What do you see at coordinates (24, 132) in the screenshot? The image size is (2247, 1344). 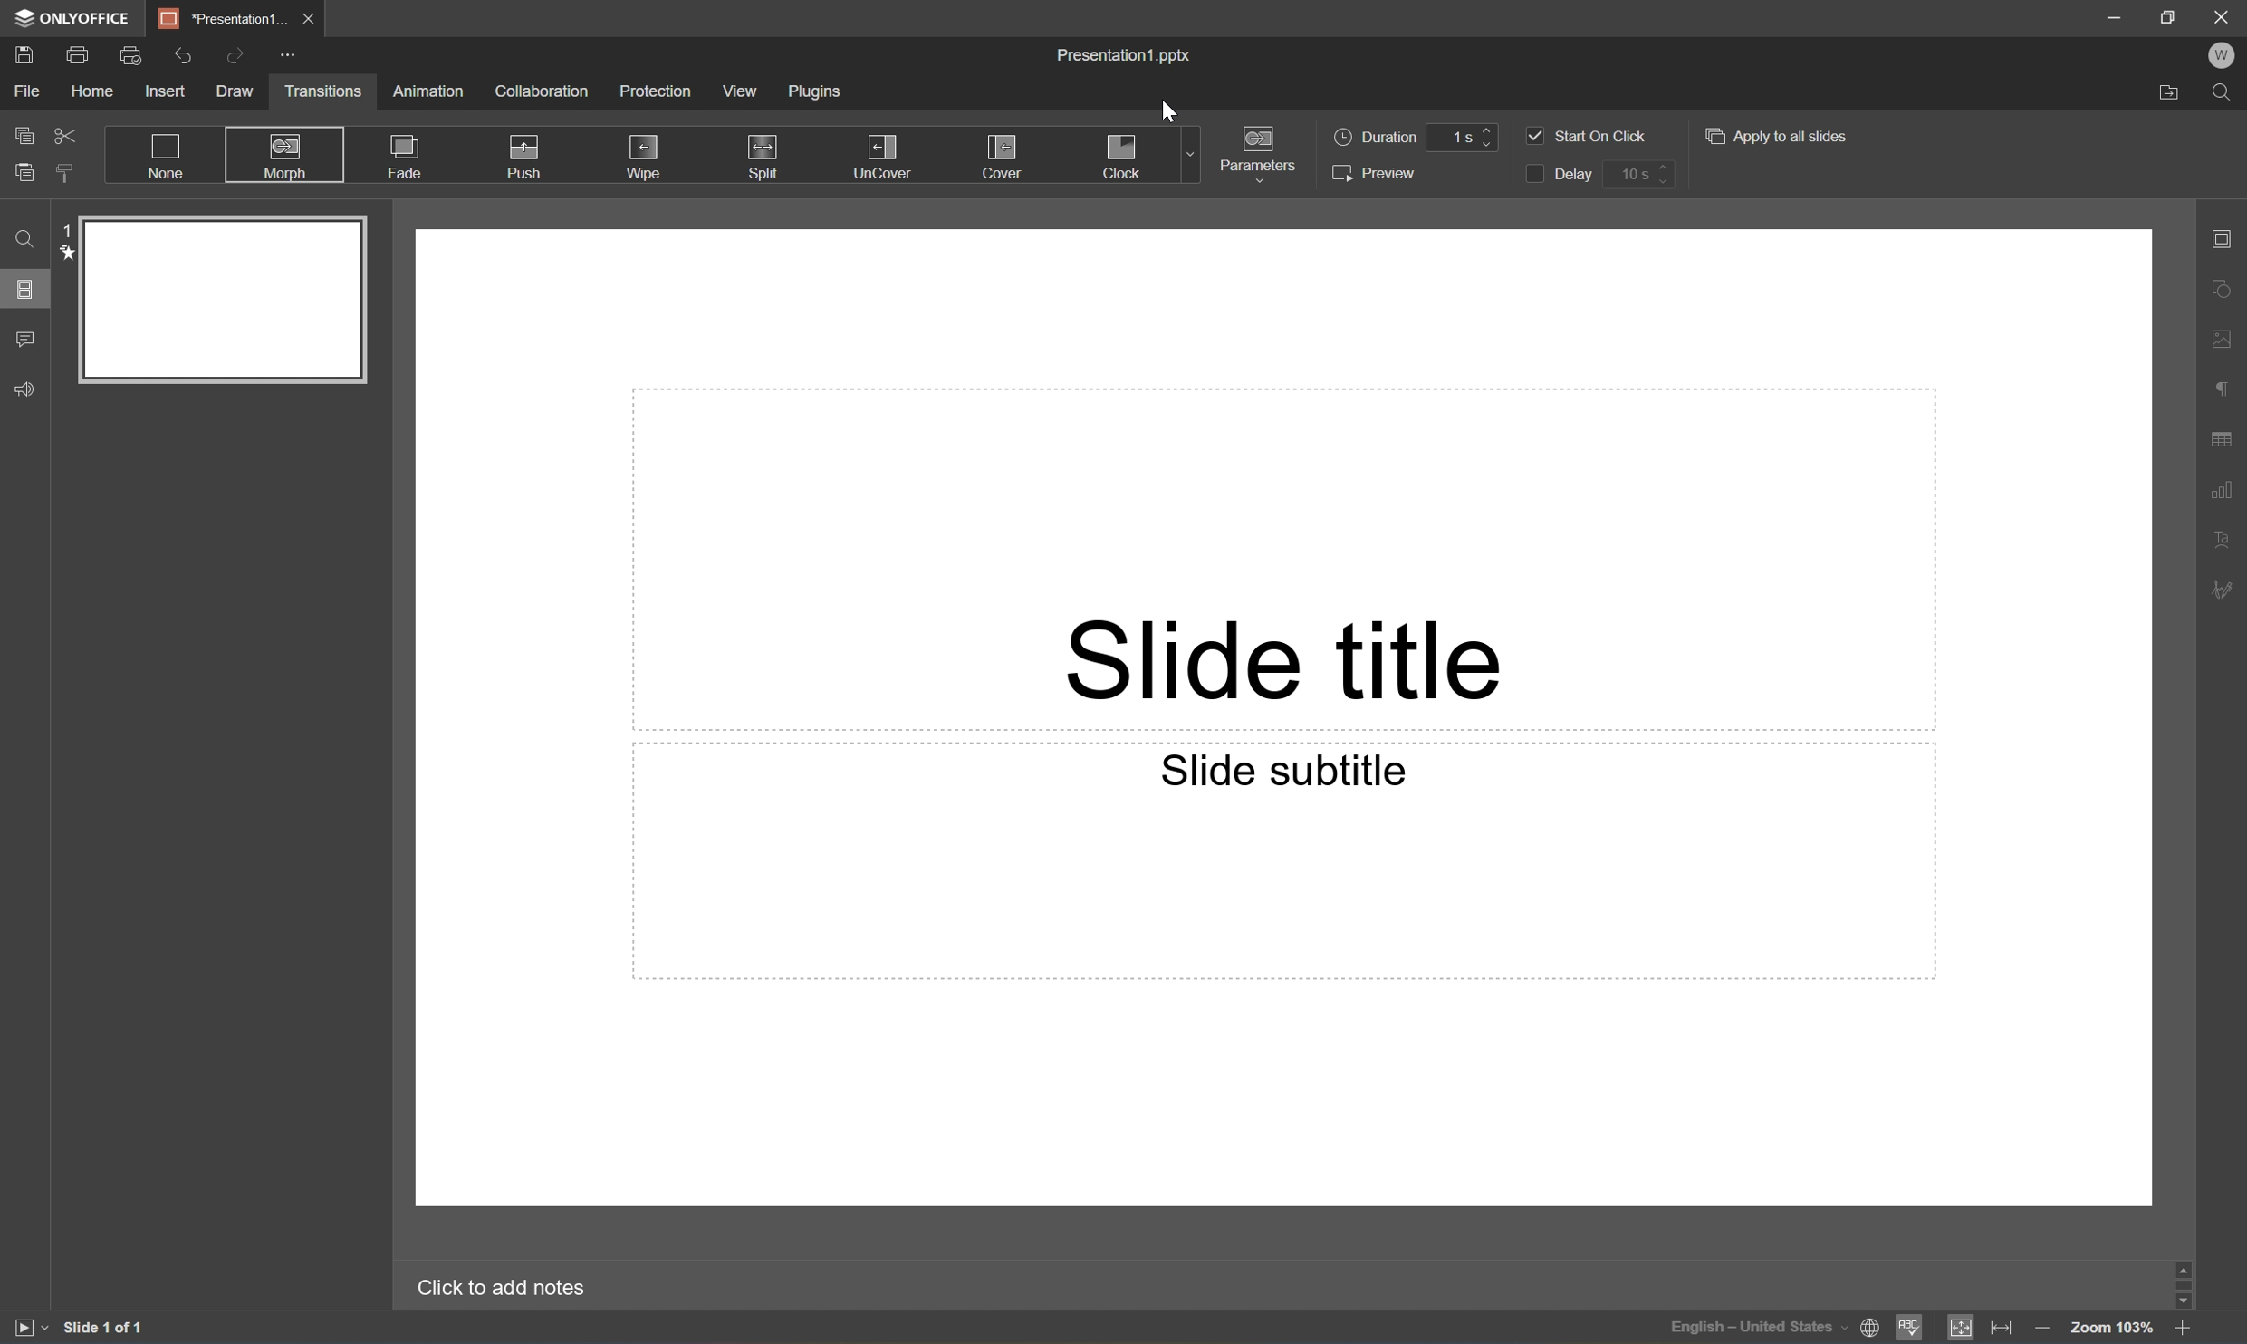 I see `Copy` at bounding box center [24, 132].